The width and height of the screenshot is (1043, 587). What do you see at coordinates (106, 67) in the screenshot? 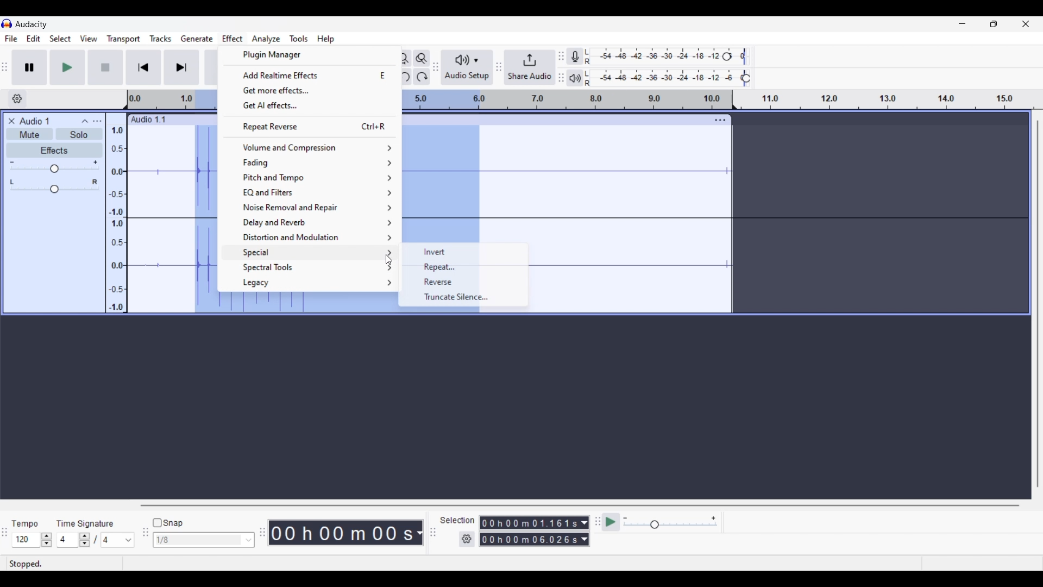
I see `Stop` at bounding box center [106, 67].